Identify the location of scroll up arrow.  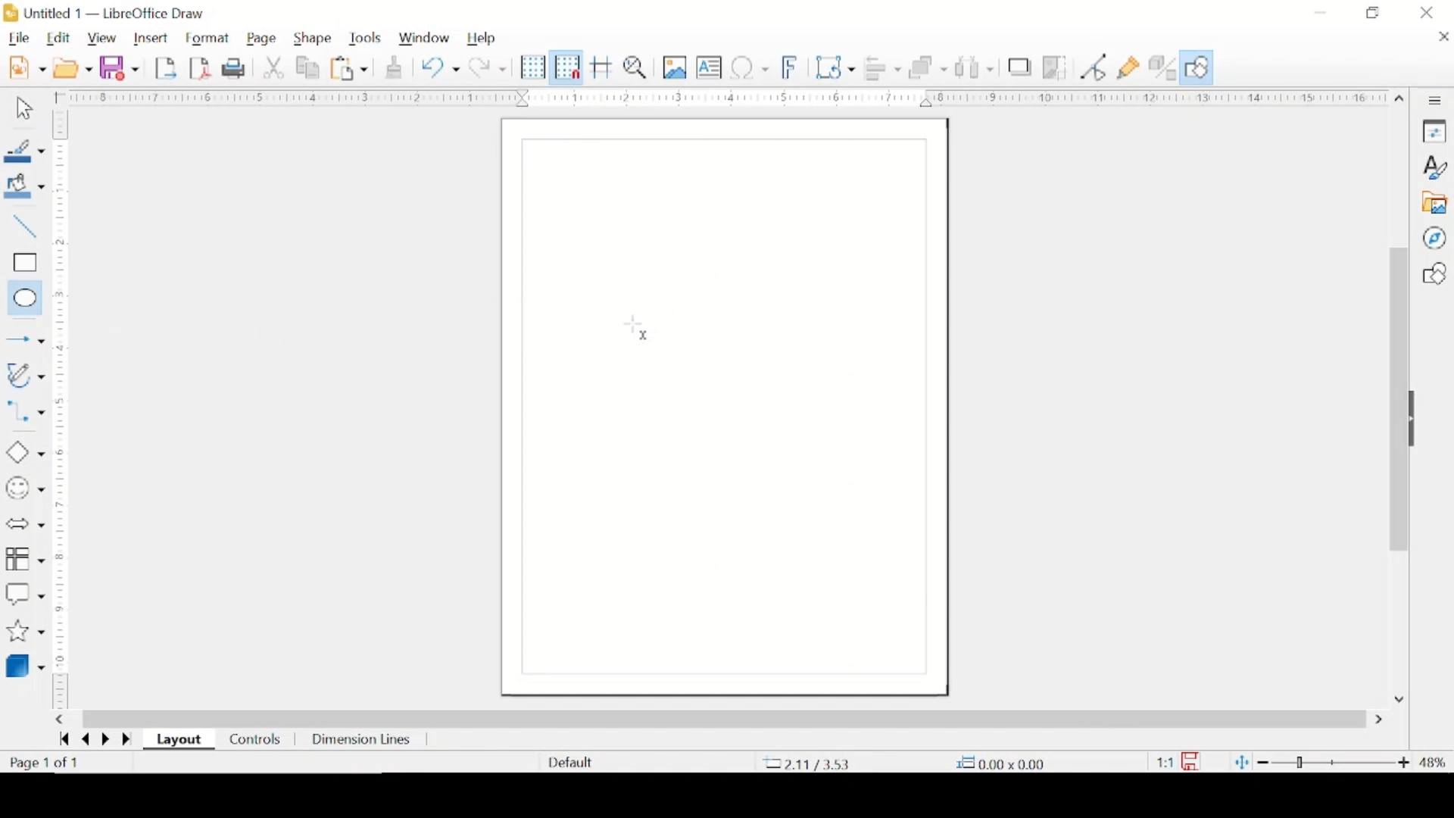
(1400, 96).